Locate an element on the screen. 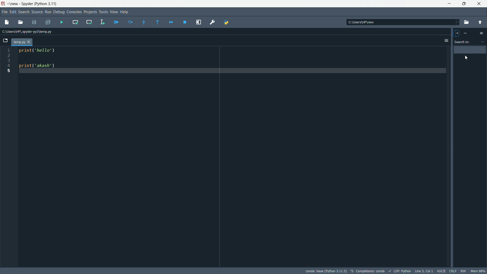  conda: base (Python 3.11.5) is located at coordinates (326, 271).